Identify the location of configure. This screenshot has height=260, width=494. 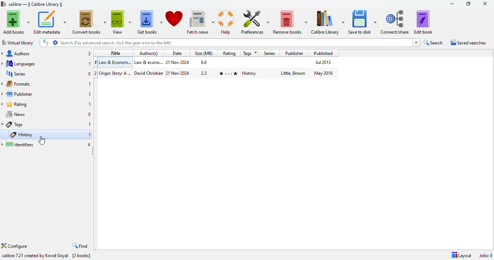
(14, 246).